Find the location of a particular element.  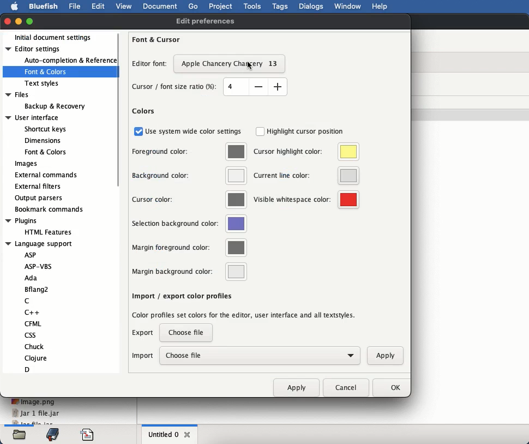

cancel is located at coordinates (345, 387).